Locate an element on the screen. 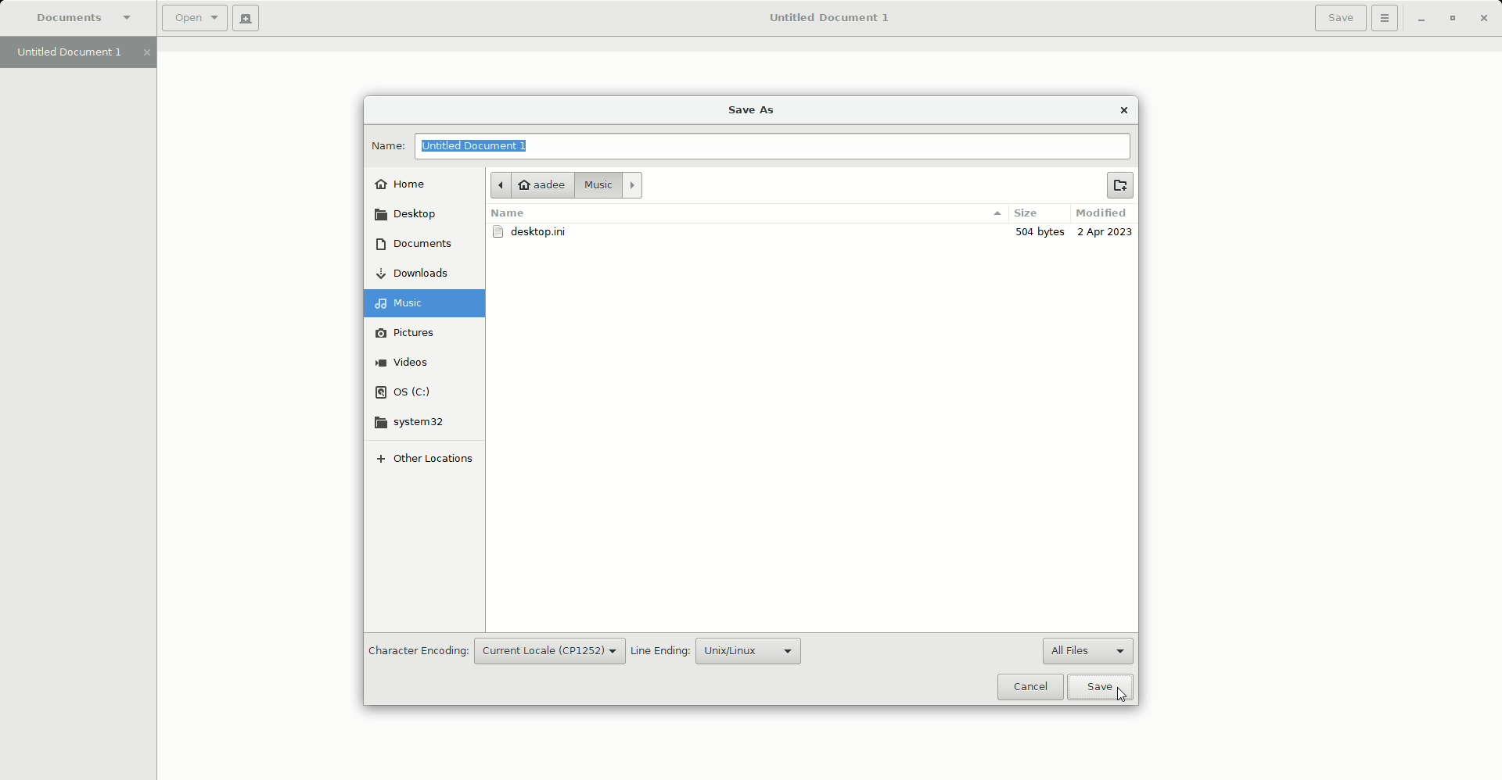 Image resolution: width=1502 pixels, height=780 pixels. system32 is located at coordinates (424, 422).